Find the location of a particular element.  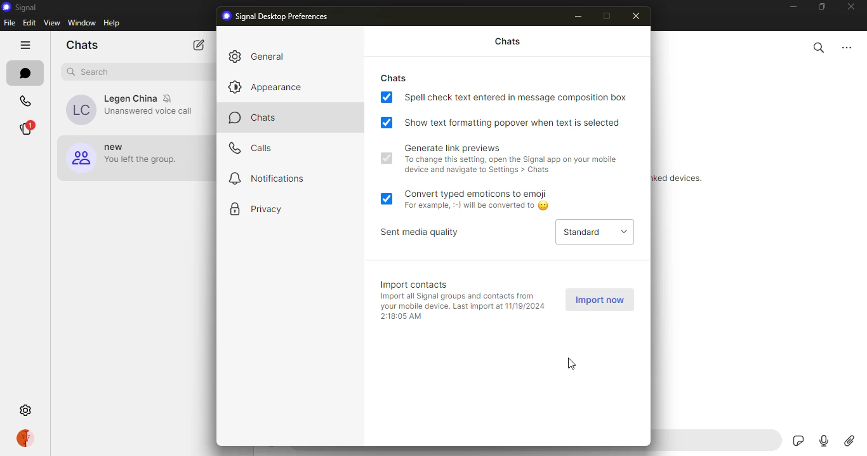

notifications is located at coordinates (272, 177).